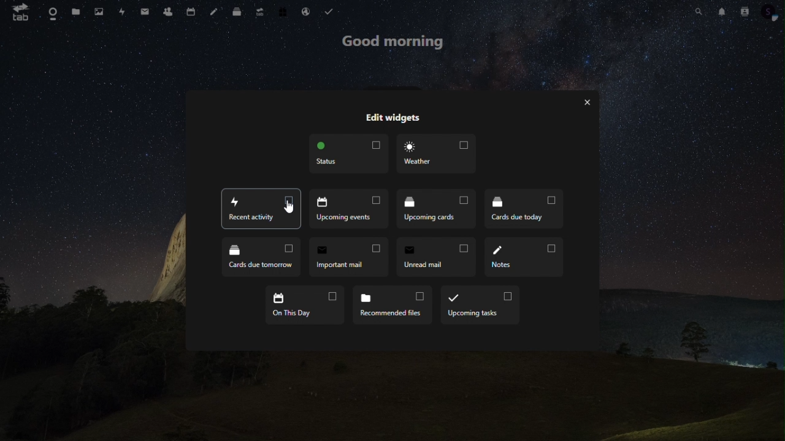  Describe the element at coordinates (435, 154) in the screenshot. I see `weather` at that location.